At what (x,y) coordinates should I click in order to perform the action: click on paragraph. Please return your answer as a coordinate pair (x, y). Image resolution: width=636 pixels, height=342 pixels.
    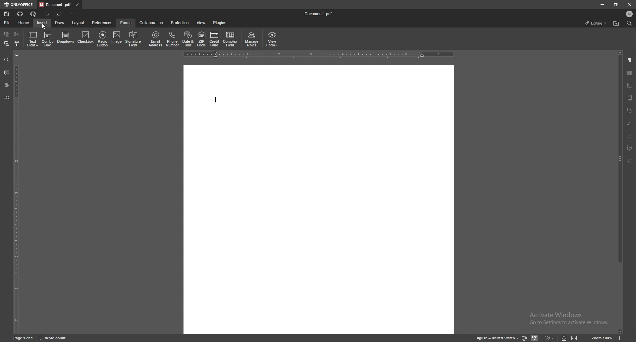
    Looking at the image, I should click on (630, 61).